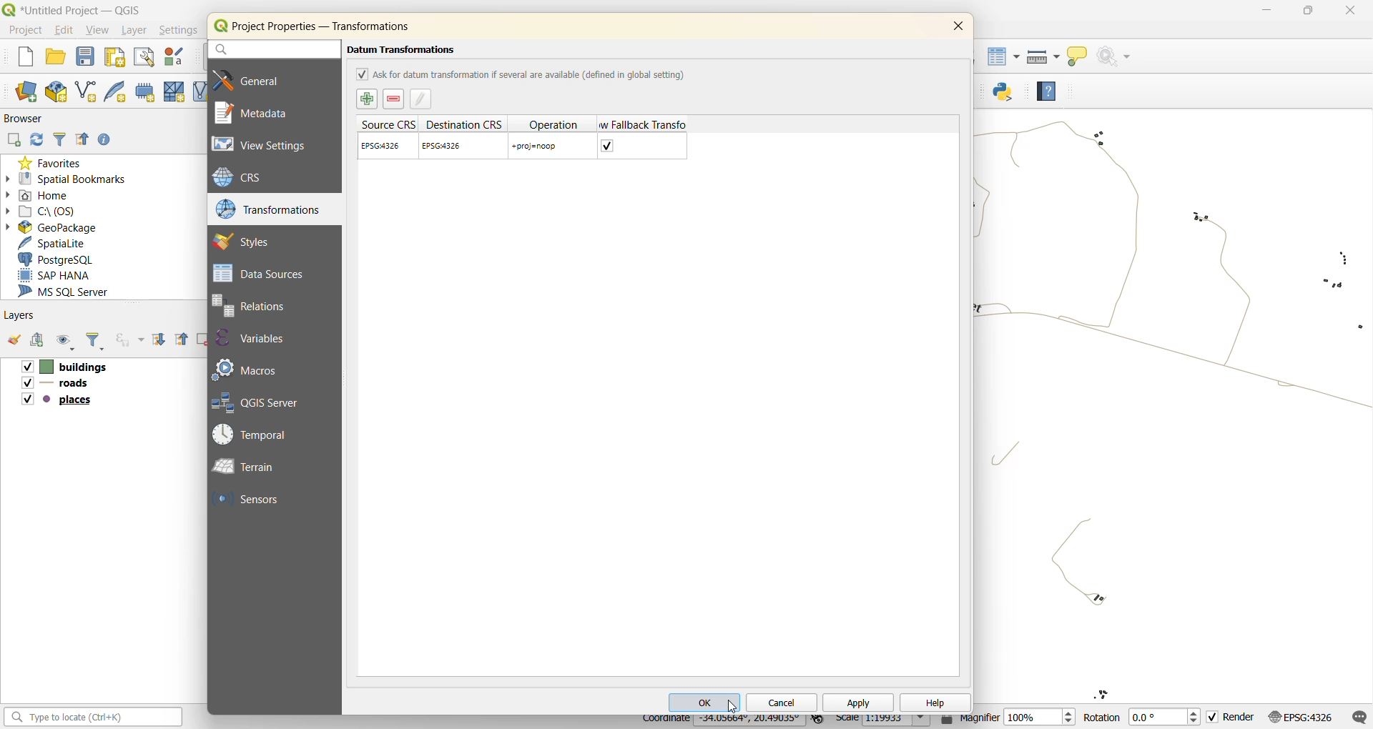  I want to click on ms sql server, so click(72, 291).